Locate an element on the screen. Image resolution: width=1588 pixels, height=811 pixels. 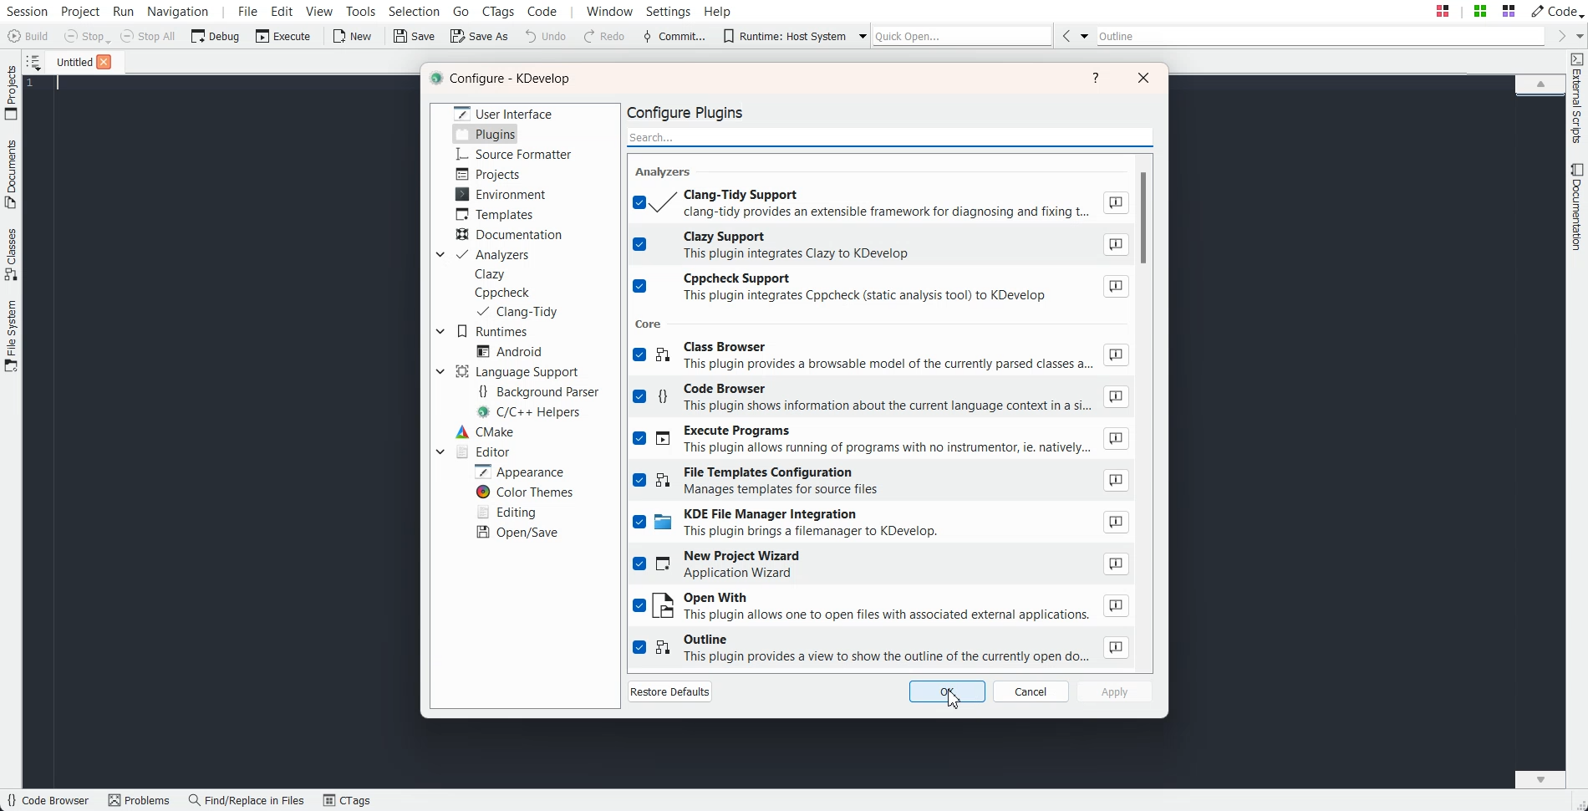
Save is located at coordinates (415, 36).